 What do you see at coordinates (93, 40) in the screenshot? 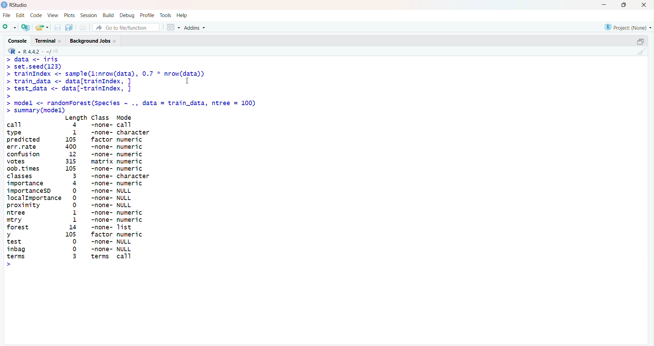
I see `Background Jobs` at bounding box center [93, 40].